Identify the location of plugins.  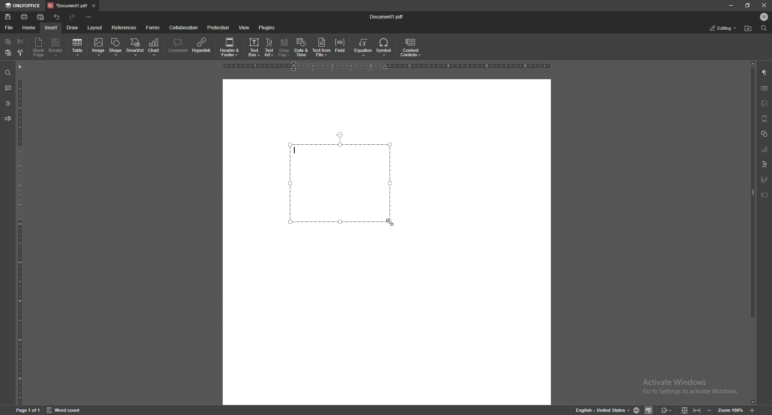
(267, 27).